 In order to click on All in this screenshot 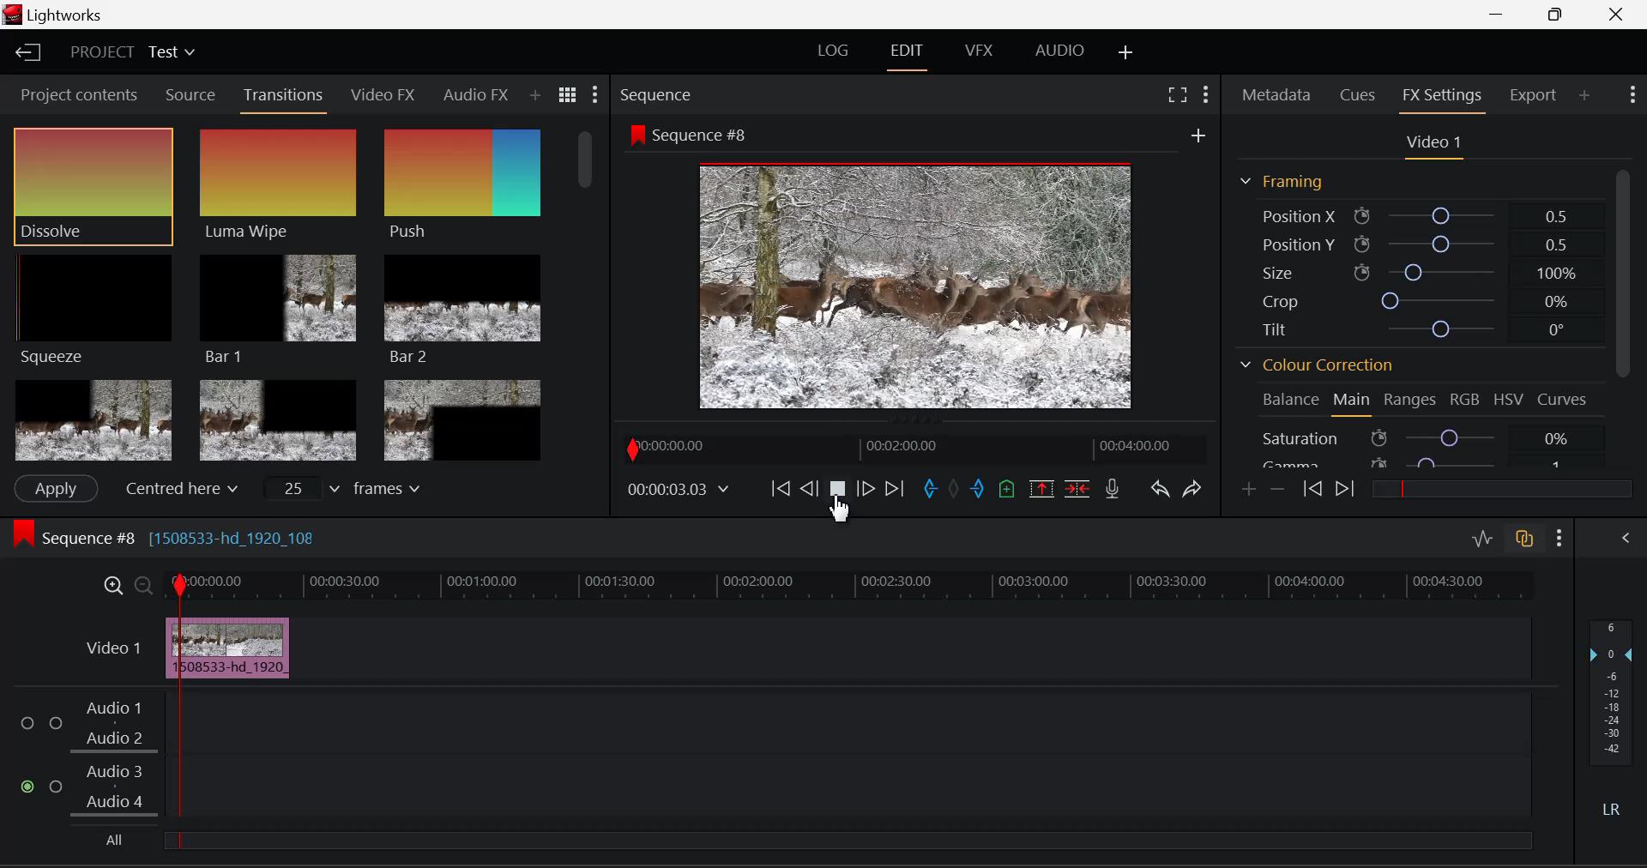, I will do `click(112, 840)`.